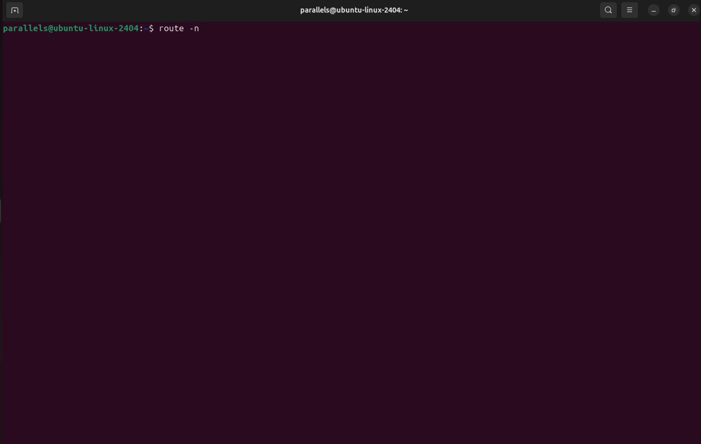 The height and width of the screenshot is (444, 701). What do you see at coordinates (673, 10) in the screenshot?
I see `resize` at bounding box center [673, 10].